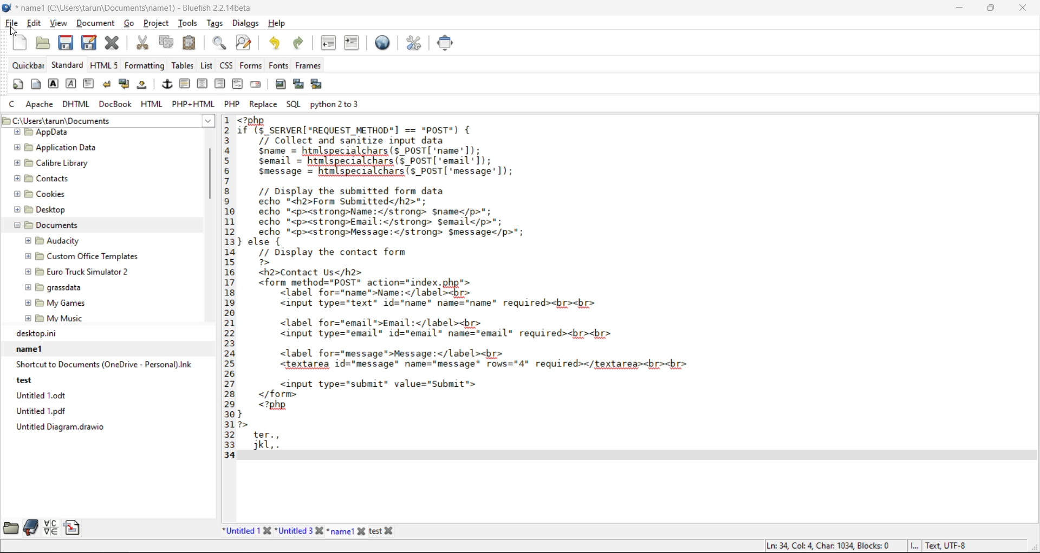 The height and width of the screenshot is (553, 1040). Describe the element at coordinates (54, 84) in the screenshot. I see `strong` at that location.